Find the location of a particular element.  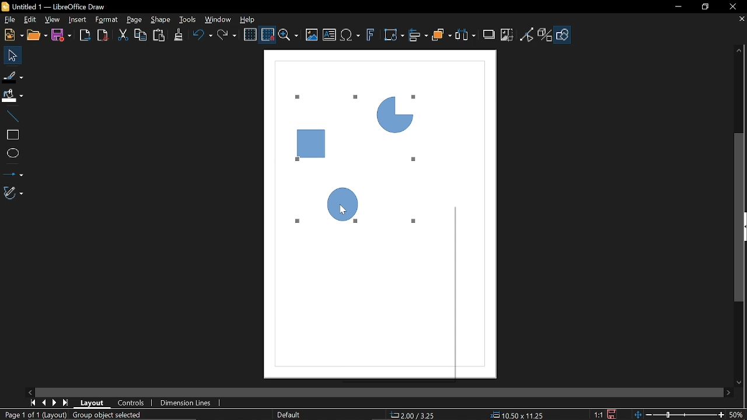

Export is located at coordinates (85, 36).